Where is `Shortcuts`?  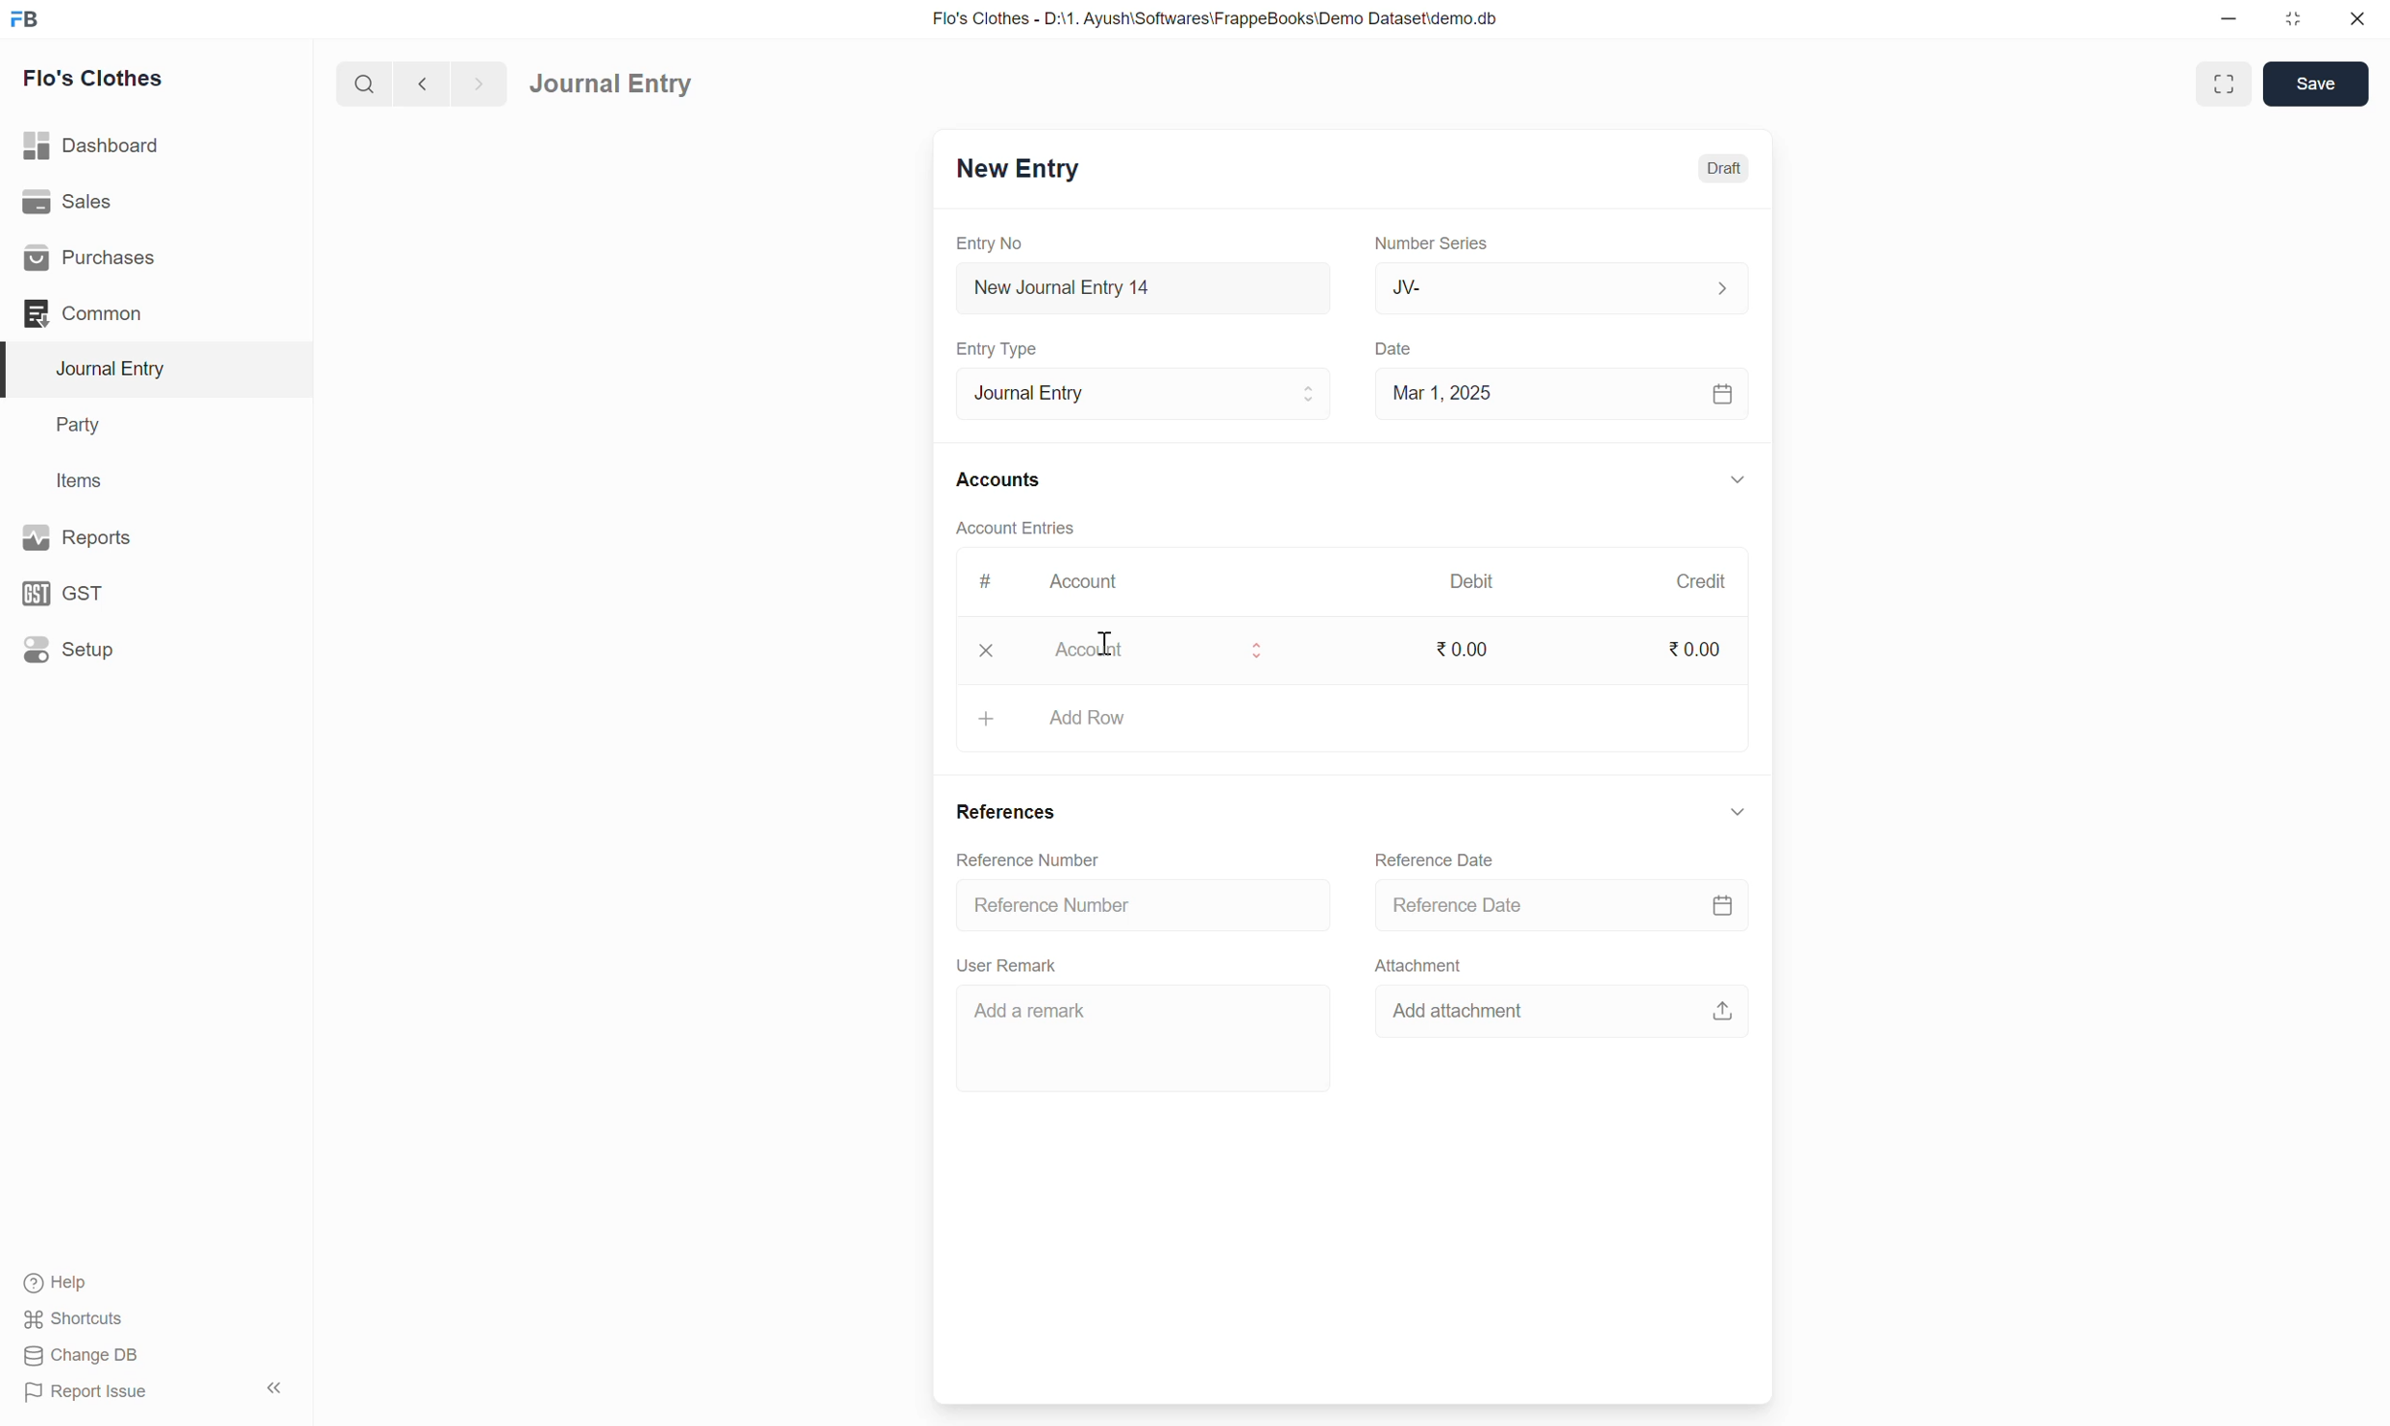 Shortcuts is located at coordinates (81, 1319).